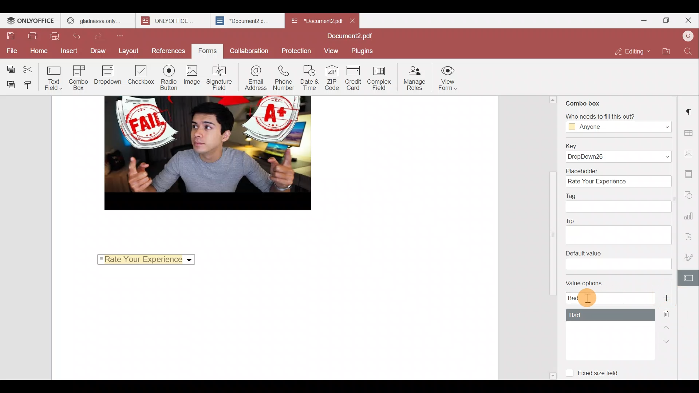  I want to click on Document2.pdf, so click(349, 36).